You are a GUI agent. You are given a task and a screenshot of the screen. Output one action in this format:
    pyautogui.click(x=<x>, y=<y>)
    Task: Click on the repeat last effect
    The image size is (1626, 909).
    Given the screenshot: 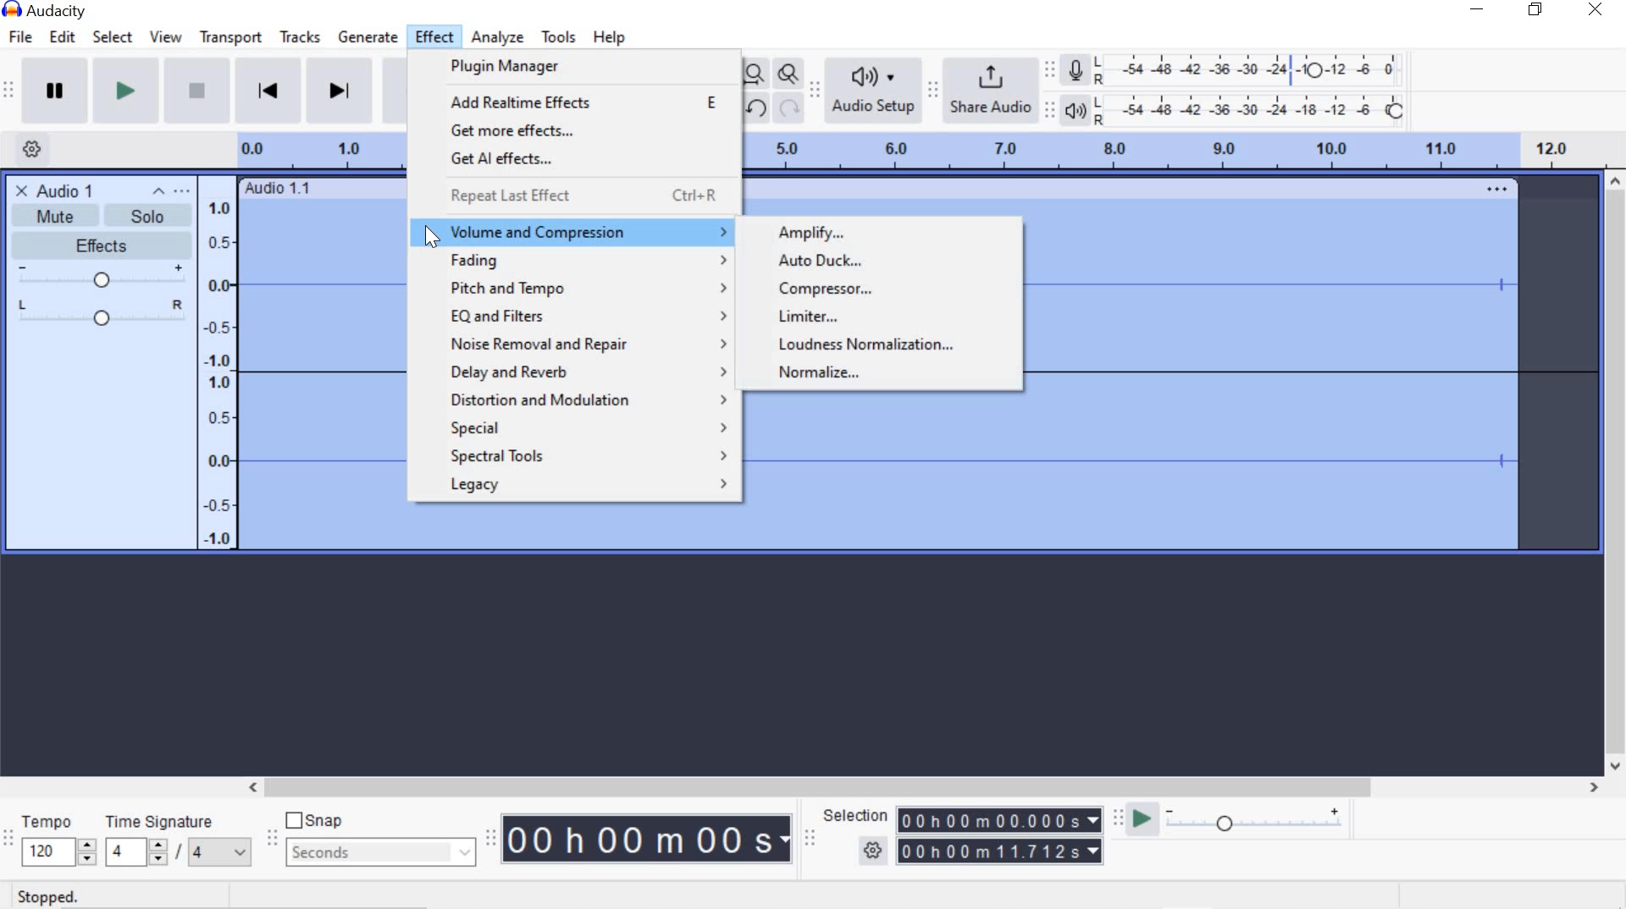 What is the action you would take?
    pyautogui.click(x=583, y=198)
    